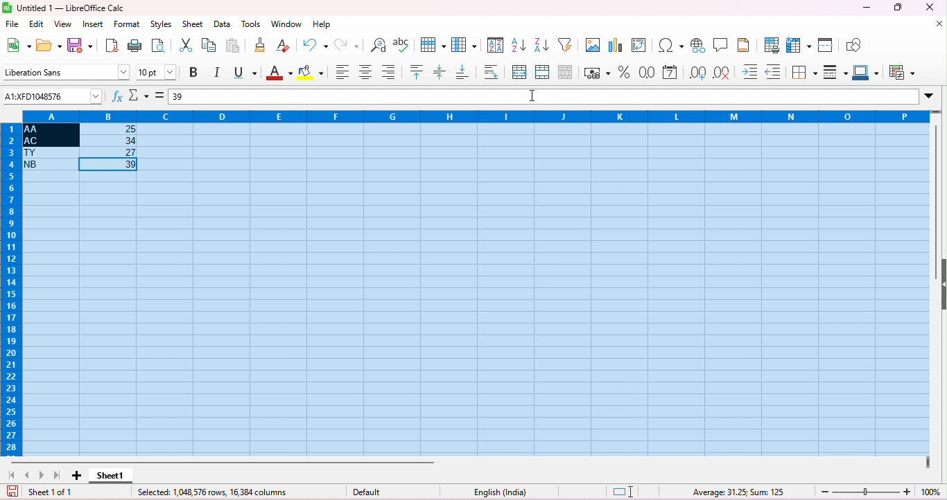 The height and width of the screenshot is (500, 947). What do you see at coordinates (937, 112) in the screenshot?
I see `drag to view rows` at bounding box center [937, 112].